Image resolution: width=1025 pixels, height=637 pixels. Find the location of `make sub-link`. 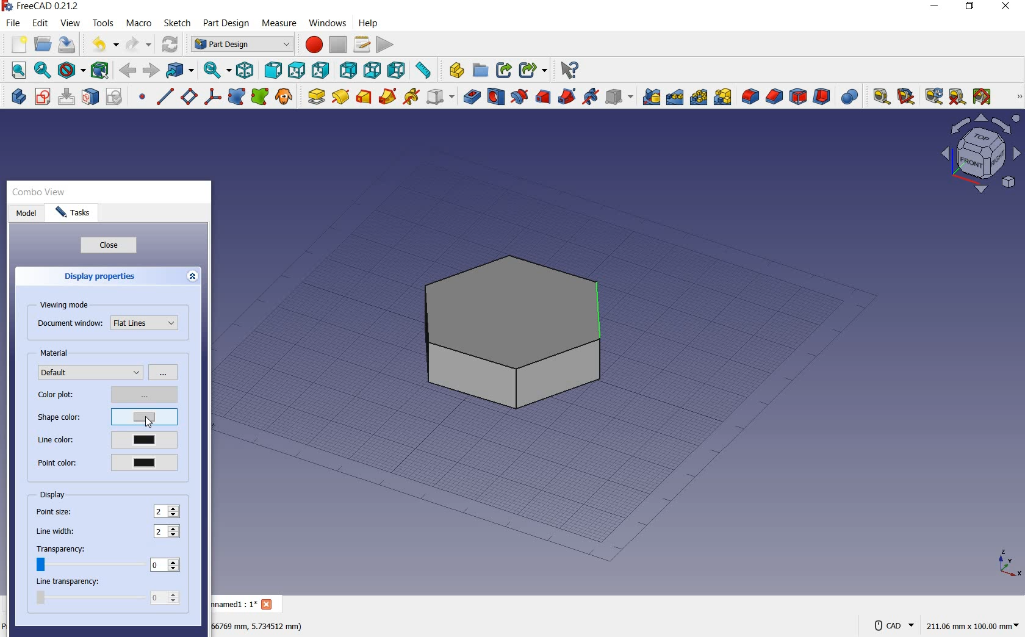

make sub-link is located at coordinates (531, 71).